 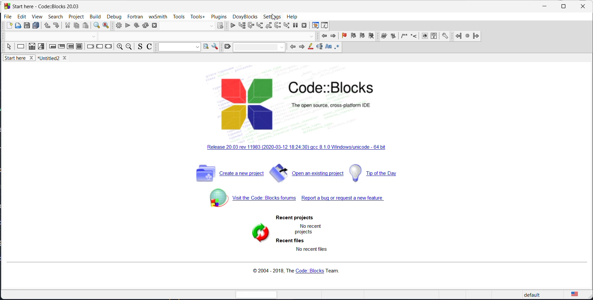 What do you see at coordinates (253, 235) in the screenshot?
I see `refresh` at bounding box center [253, 235].